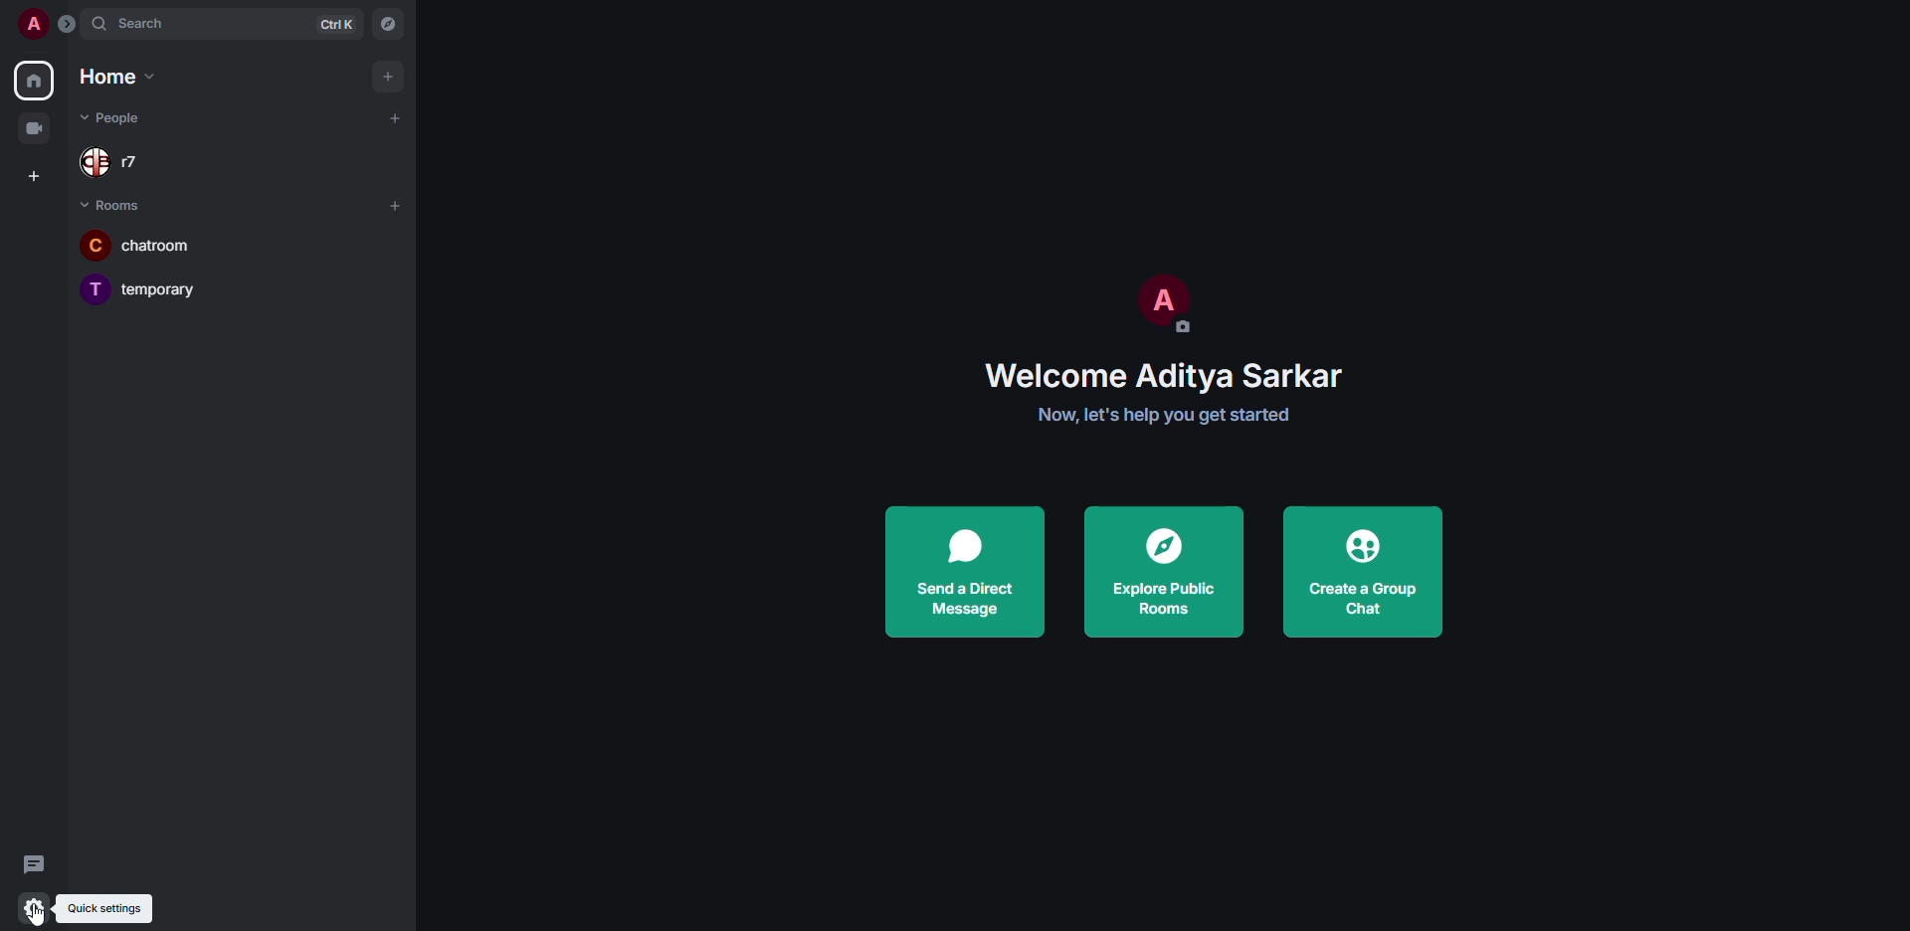 The image size is (1910, 931). What do you see at coordinates (37, 82) in the screenshot?
I see `home` at bounding box center [37, 82].